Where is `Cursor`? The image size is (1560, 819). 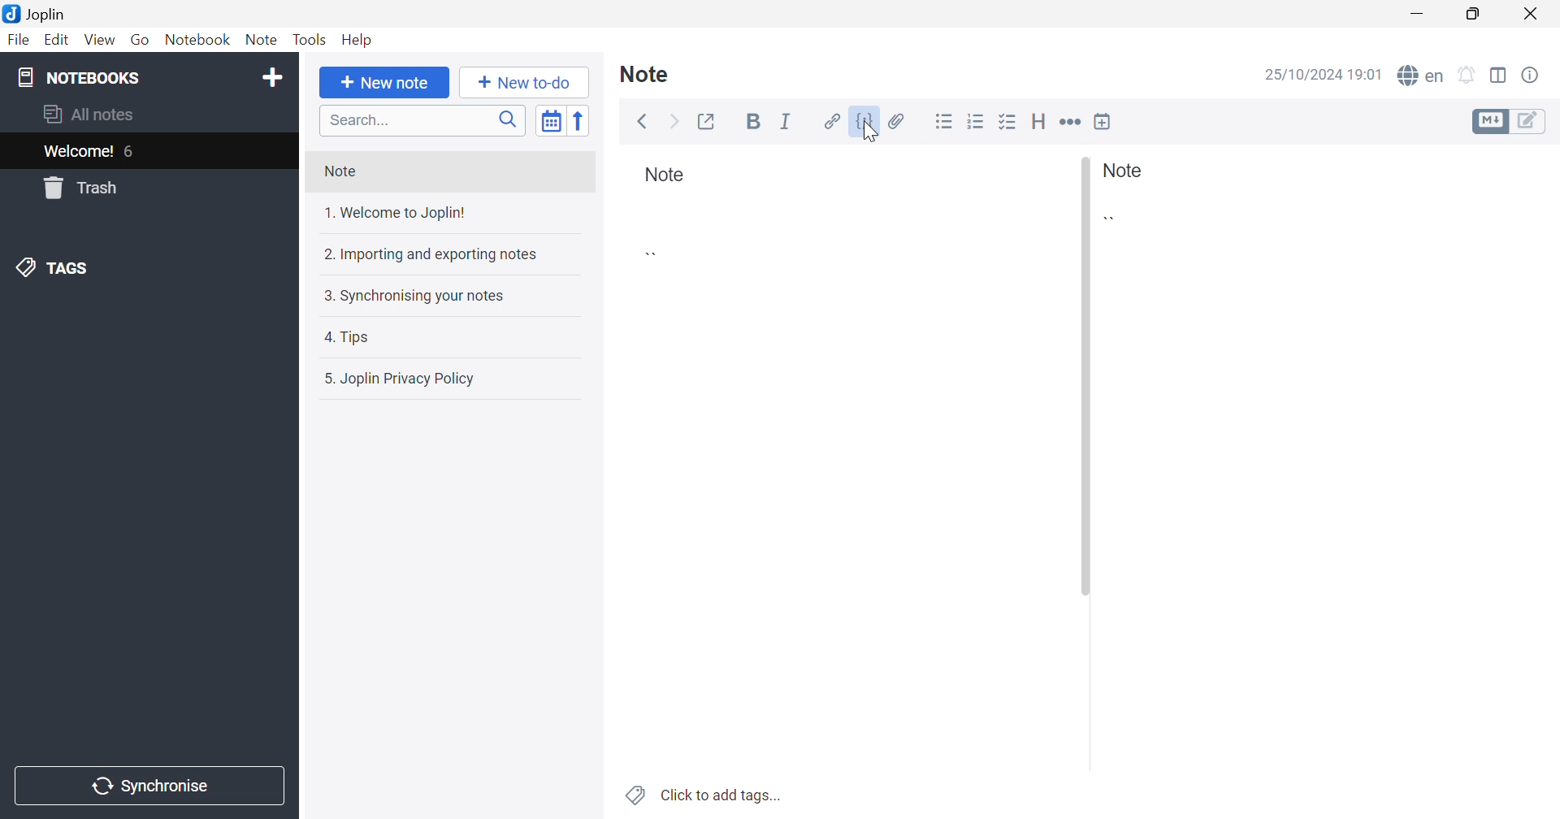
Cursor is located at coordinates (872, 133).